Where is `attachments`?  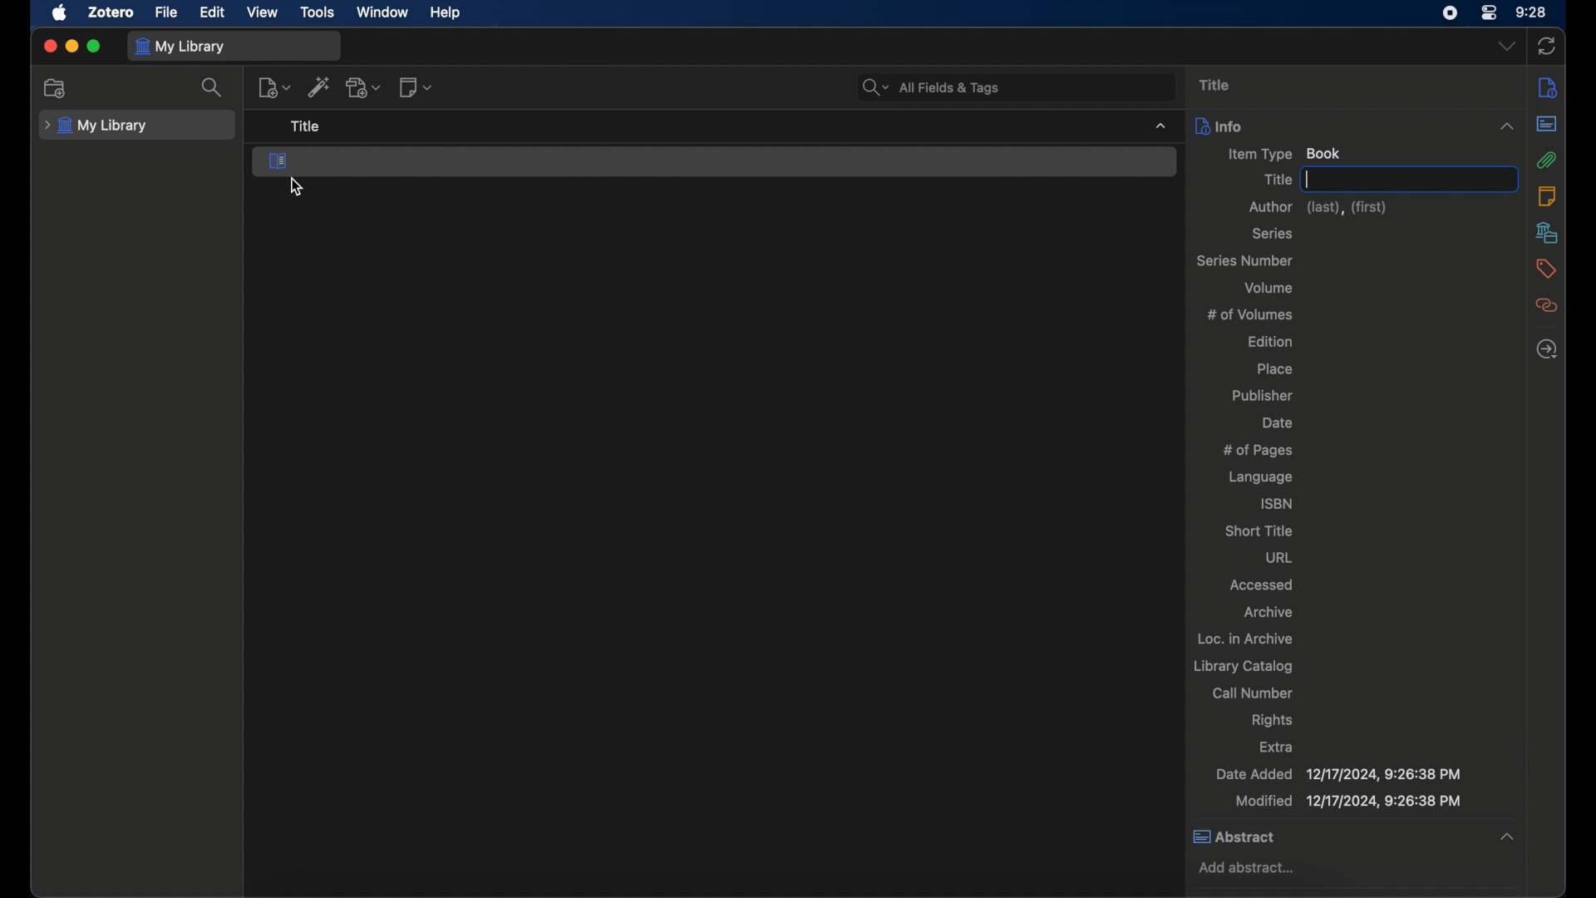 attachments is located at coordinates (1547, 160).